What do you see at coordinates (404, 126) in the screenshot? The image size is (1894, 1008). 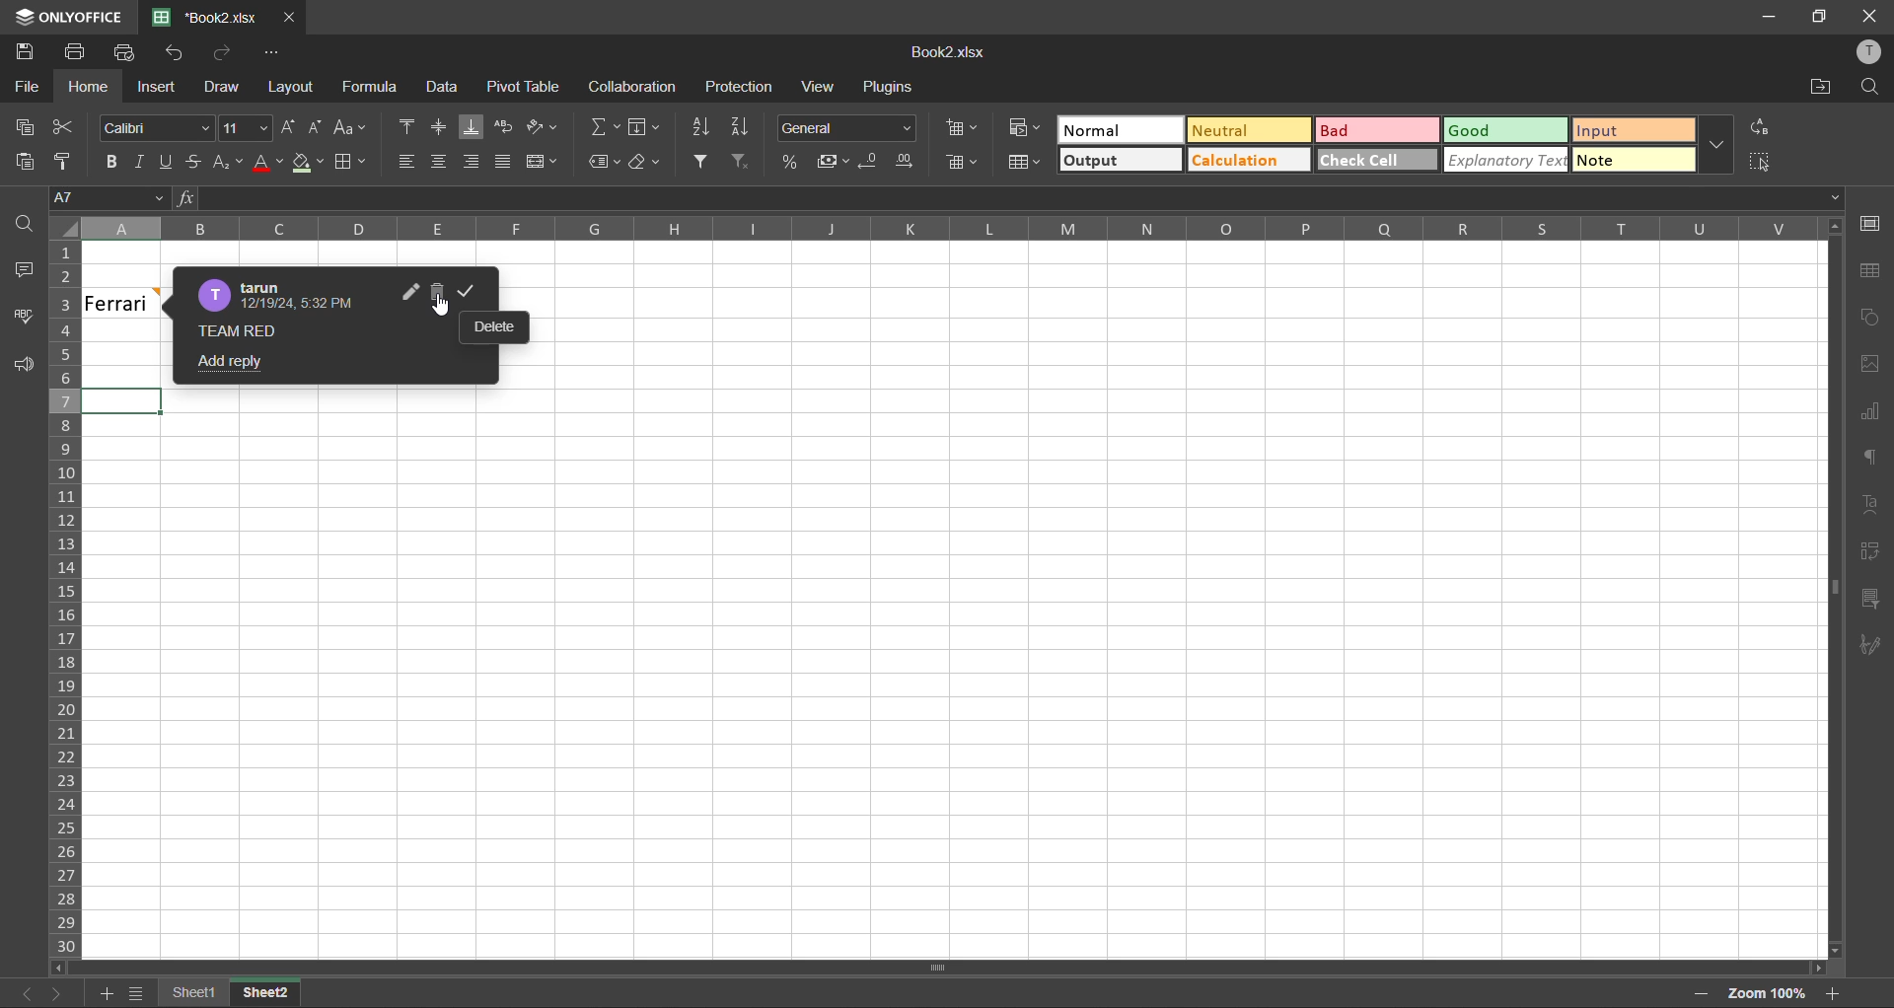 I see `align top` at bounding box center [404, 126].